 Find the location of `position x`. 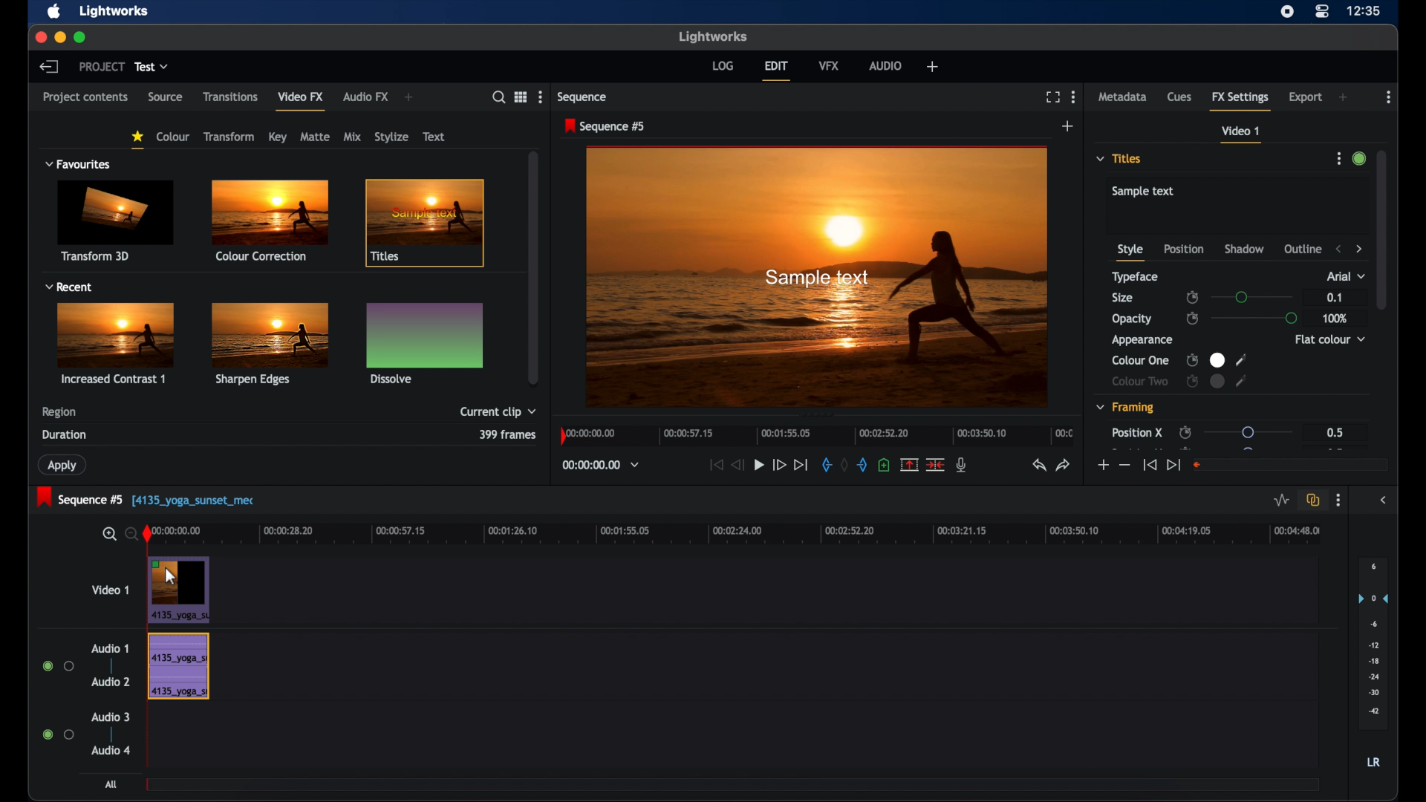

position x is located at coordinates (1135, 433).